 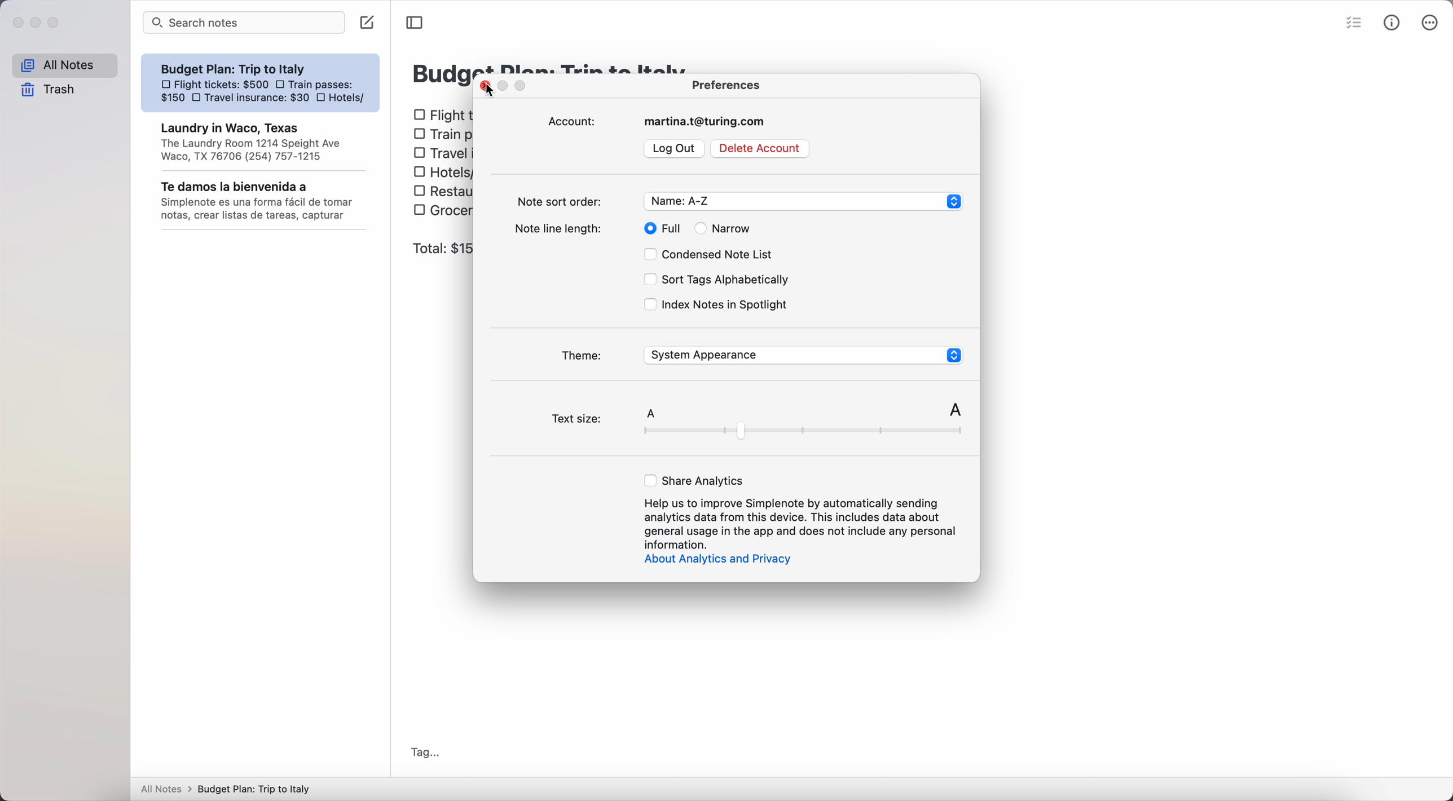 I want to click on Help us to improve Simplenote by automatically sending analytics data from this devices., so click(x=803, y=522).